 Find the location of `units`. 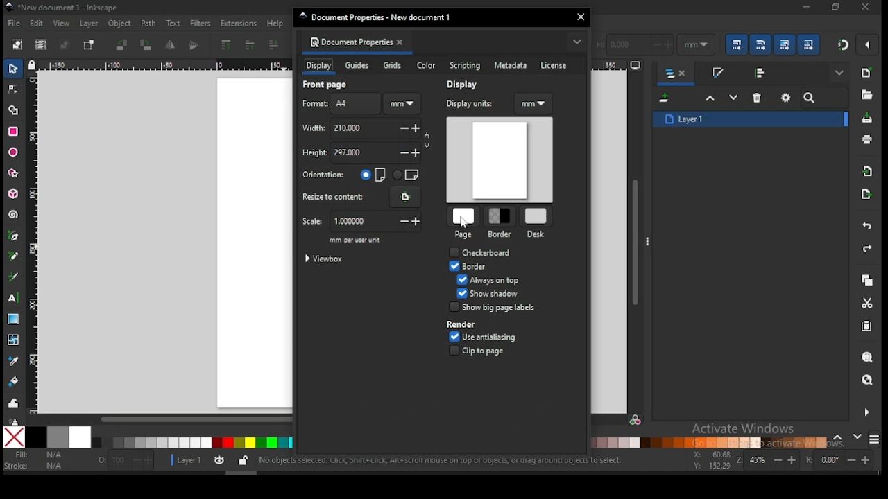

units is located at coordinates (697, 45).